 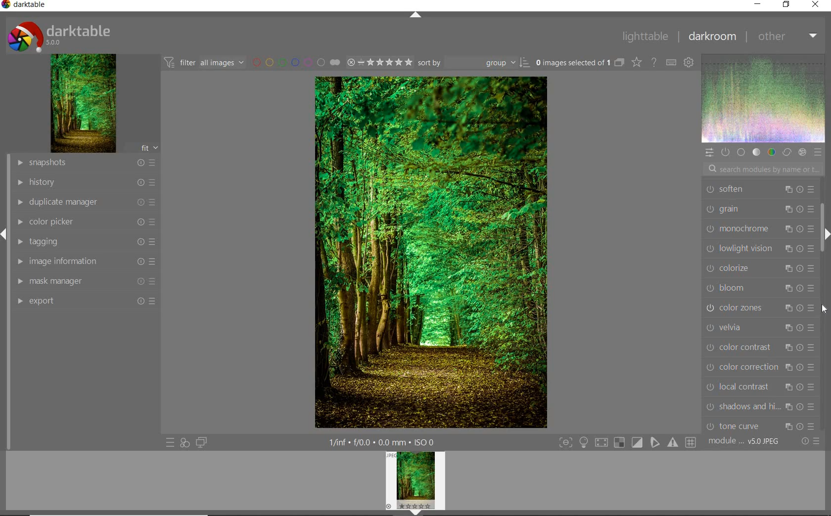 I want to click on ENABLE FOR ONLINE HELP, so click(x=653, y=62).